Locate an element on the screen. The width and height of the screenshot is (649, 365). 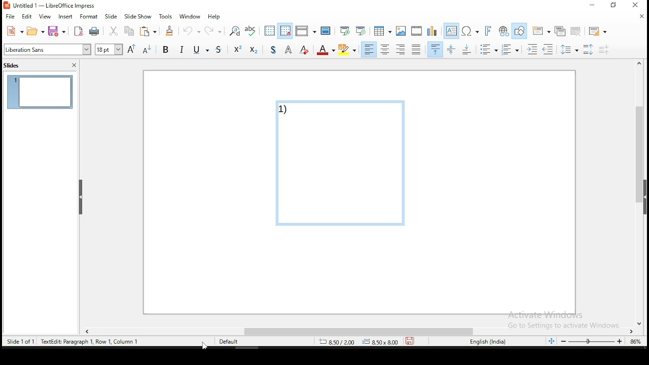
icon and filename is located at coordinates (53, 6).